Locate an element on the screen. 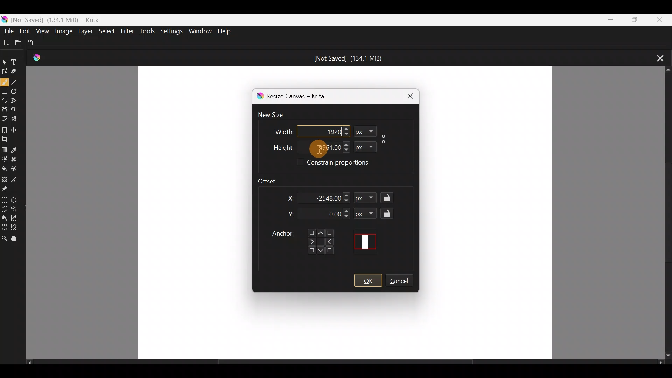 The height and width of the screenshot is (378, 672). Decrease width is located at coordinates (346, 134).